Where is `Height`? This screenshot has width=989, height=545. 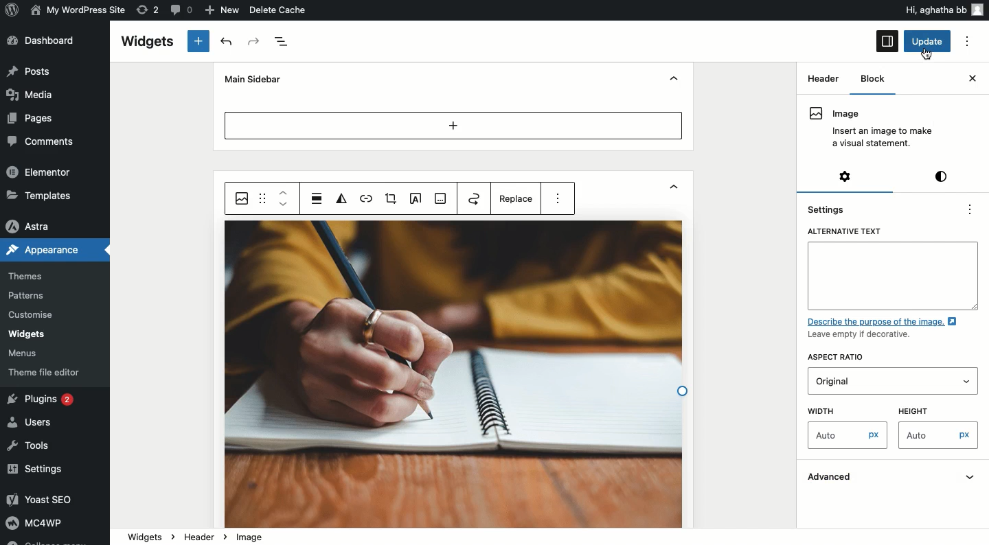 Height is located at coordinates (930, 409).